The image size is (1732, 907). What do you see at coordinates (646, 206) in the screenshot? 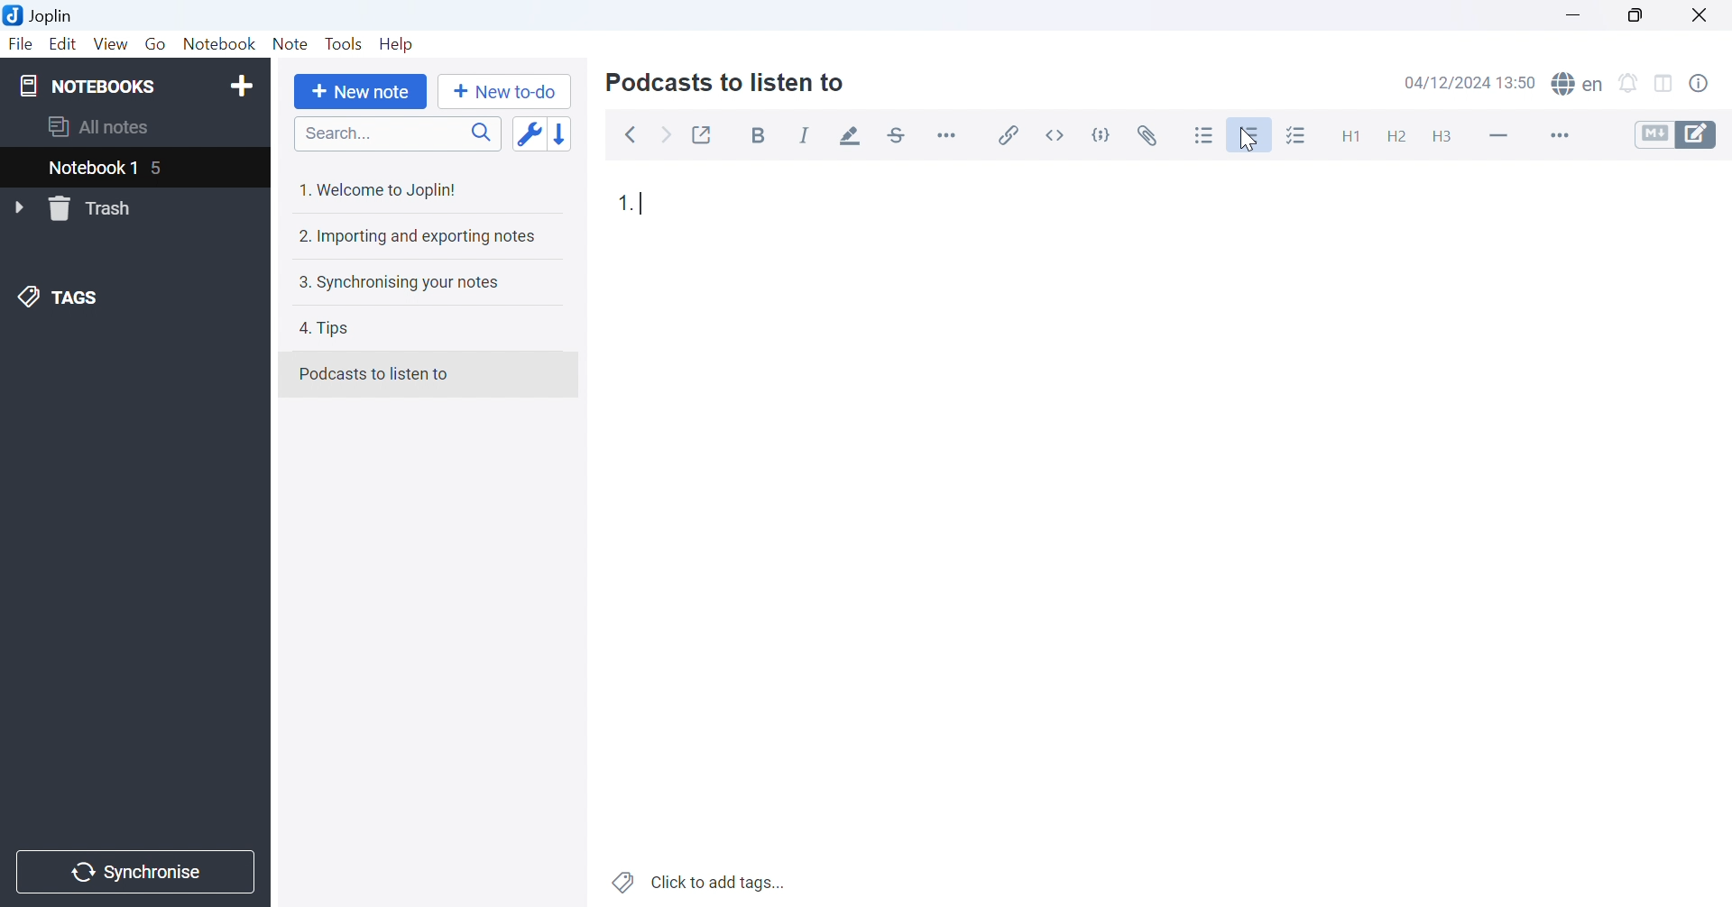
I see `Typing cursor` at bounding box center [646, 206].